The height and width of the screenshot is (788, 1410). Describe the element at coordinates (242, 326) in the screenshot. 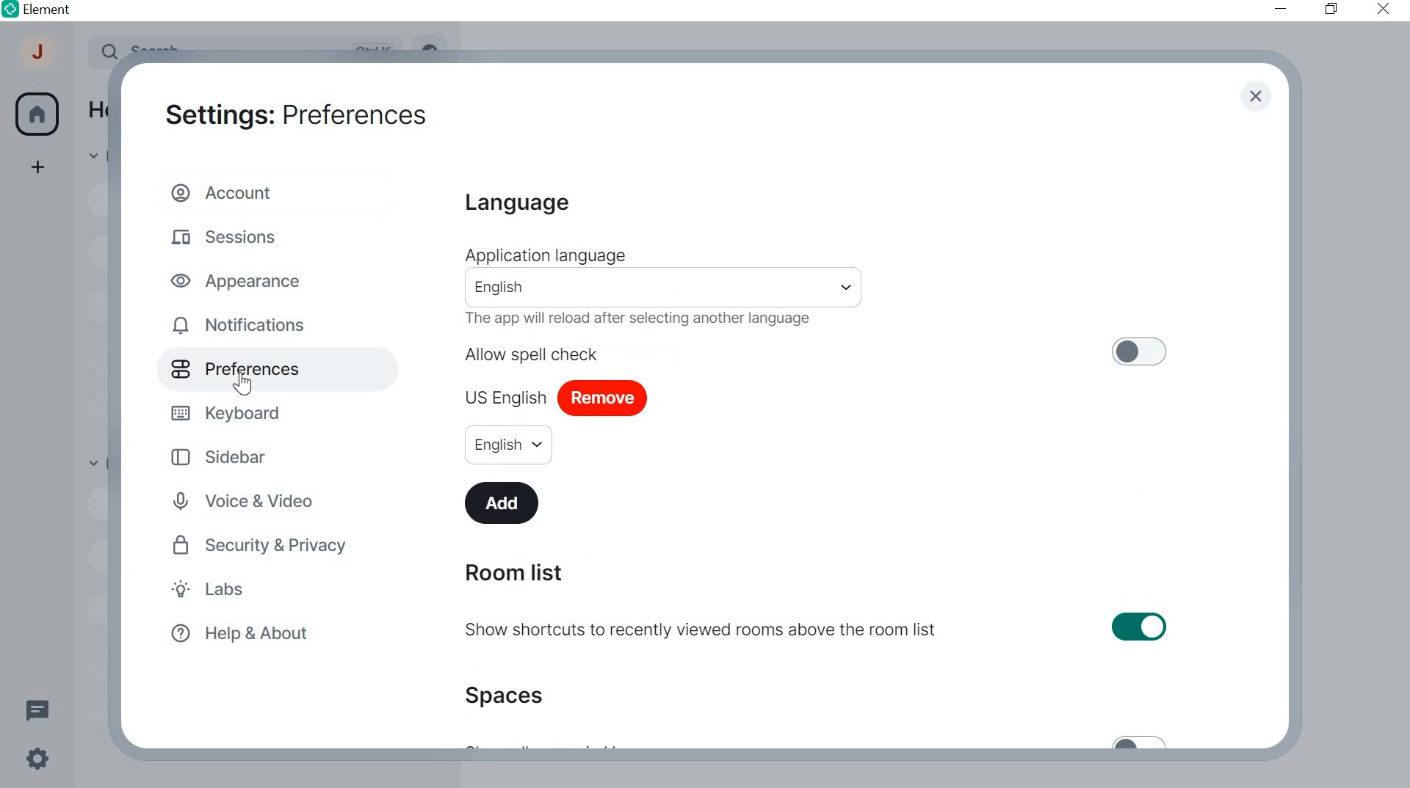

I see `NOTIFICATIONS` at that location.